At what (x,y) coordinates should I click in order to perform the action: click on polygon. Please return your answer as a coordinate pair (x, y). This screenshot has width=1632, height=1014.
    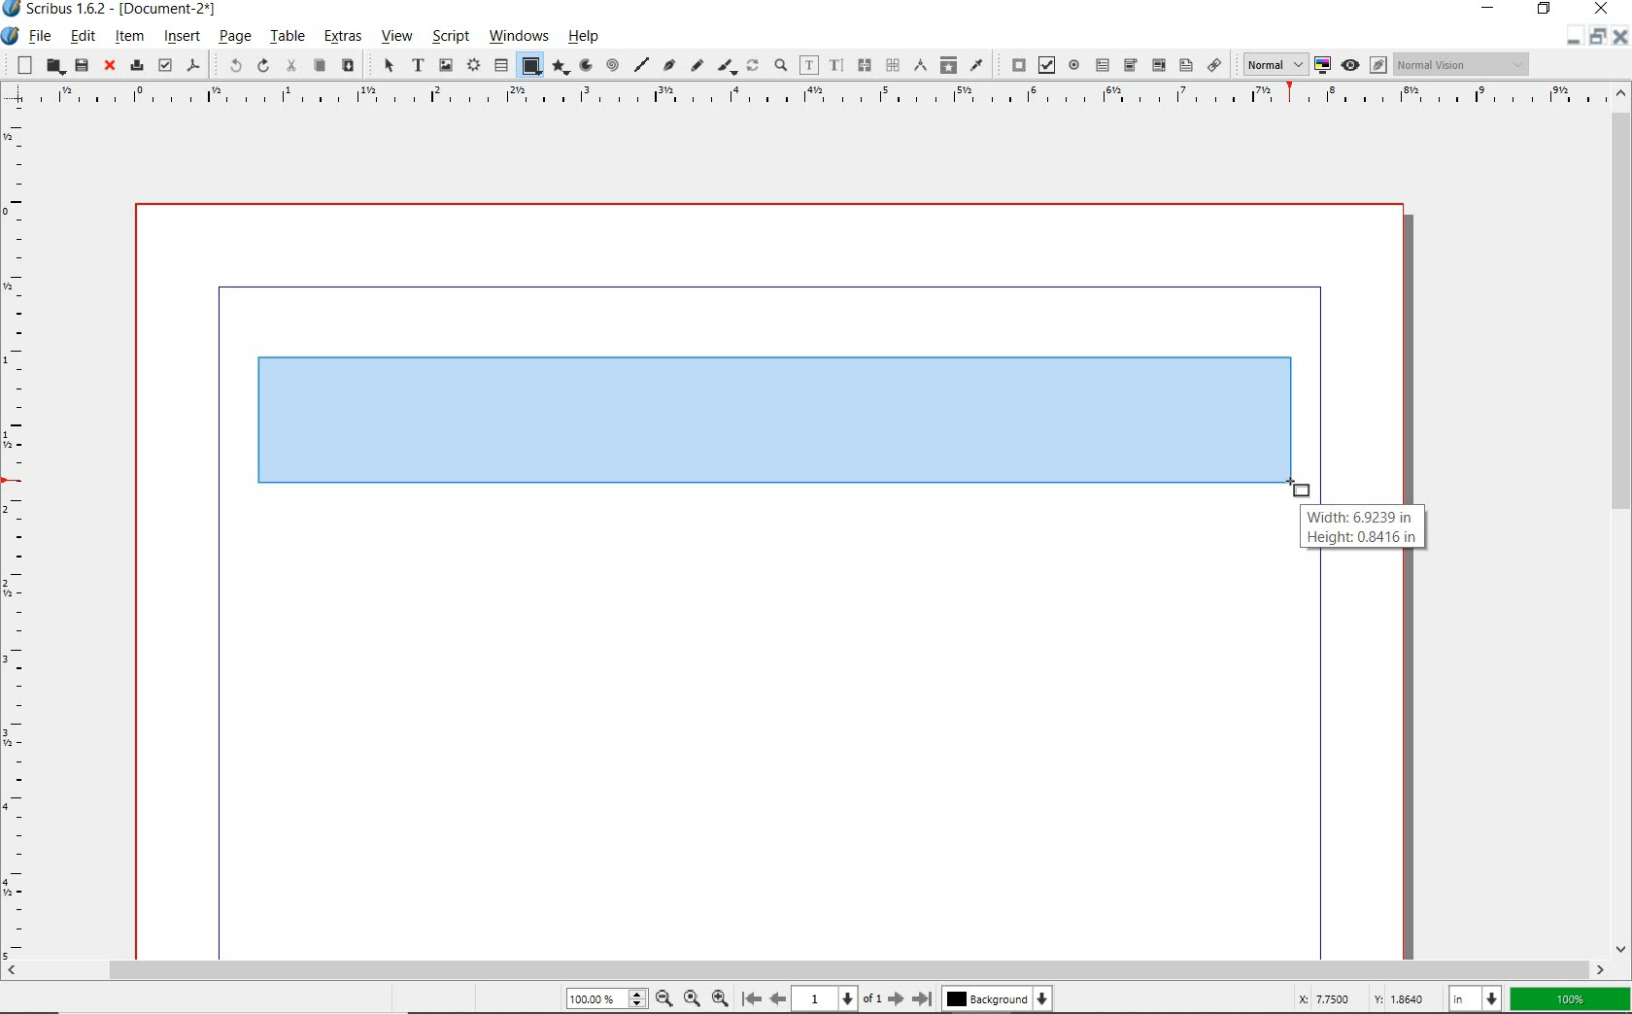
    Looking at the image, I should click on (561, 68).